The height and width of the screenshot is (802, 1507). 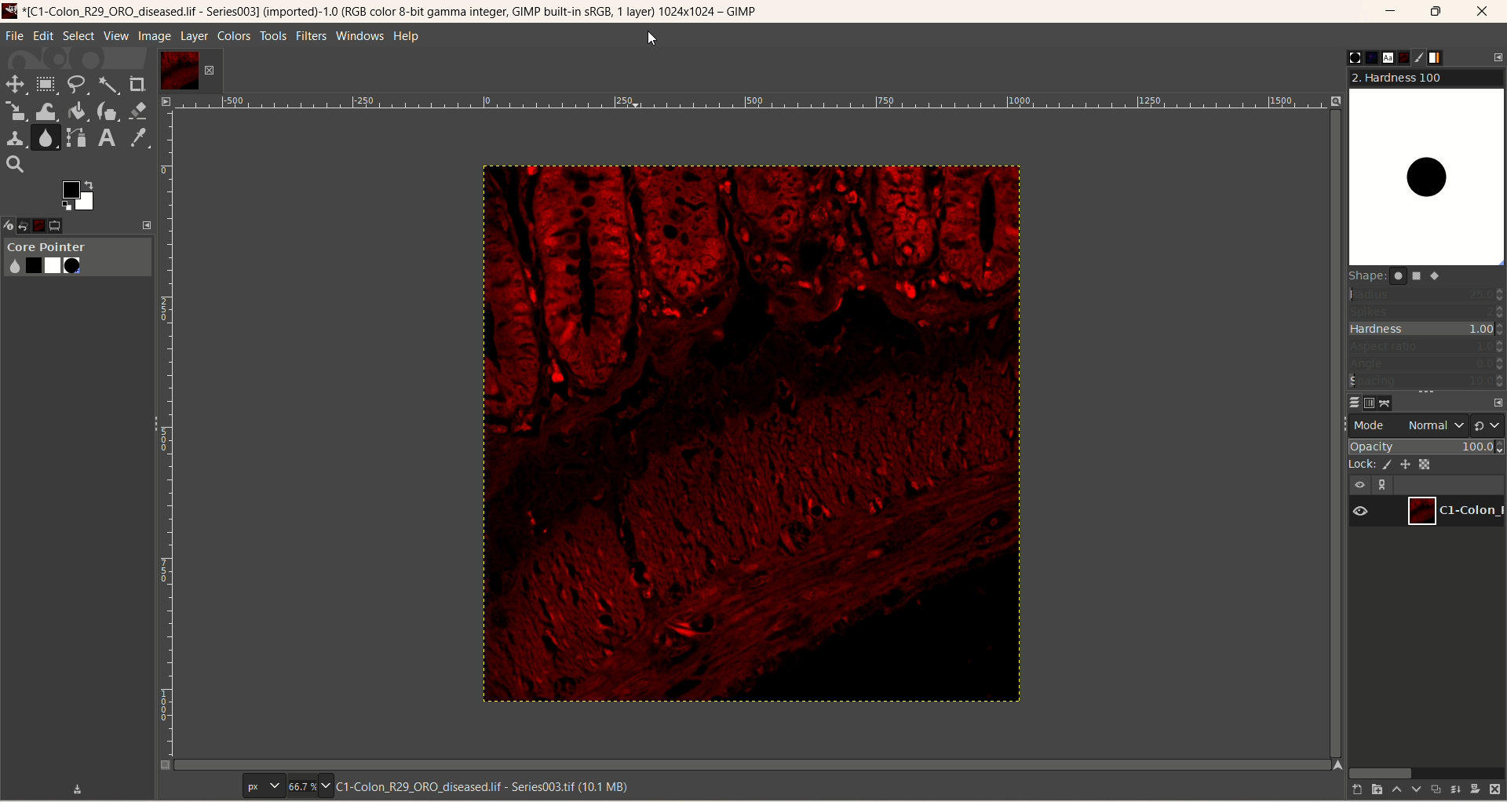 I want to click on help, so click(x=407, y=38).